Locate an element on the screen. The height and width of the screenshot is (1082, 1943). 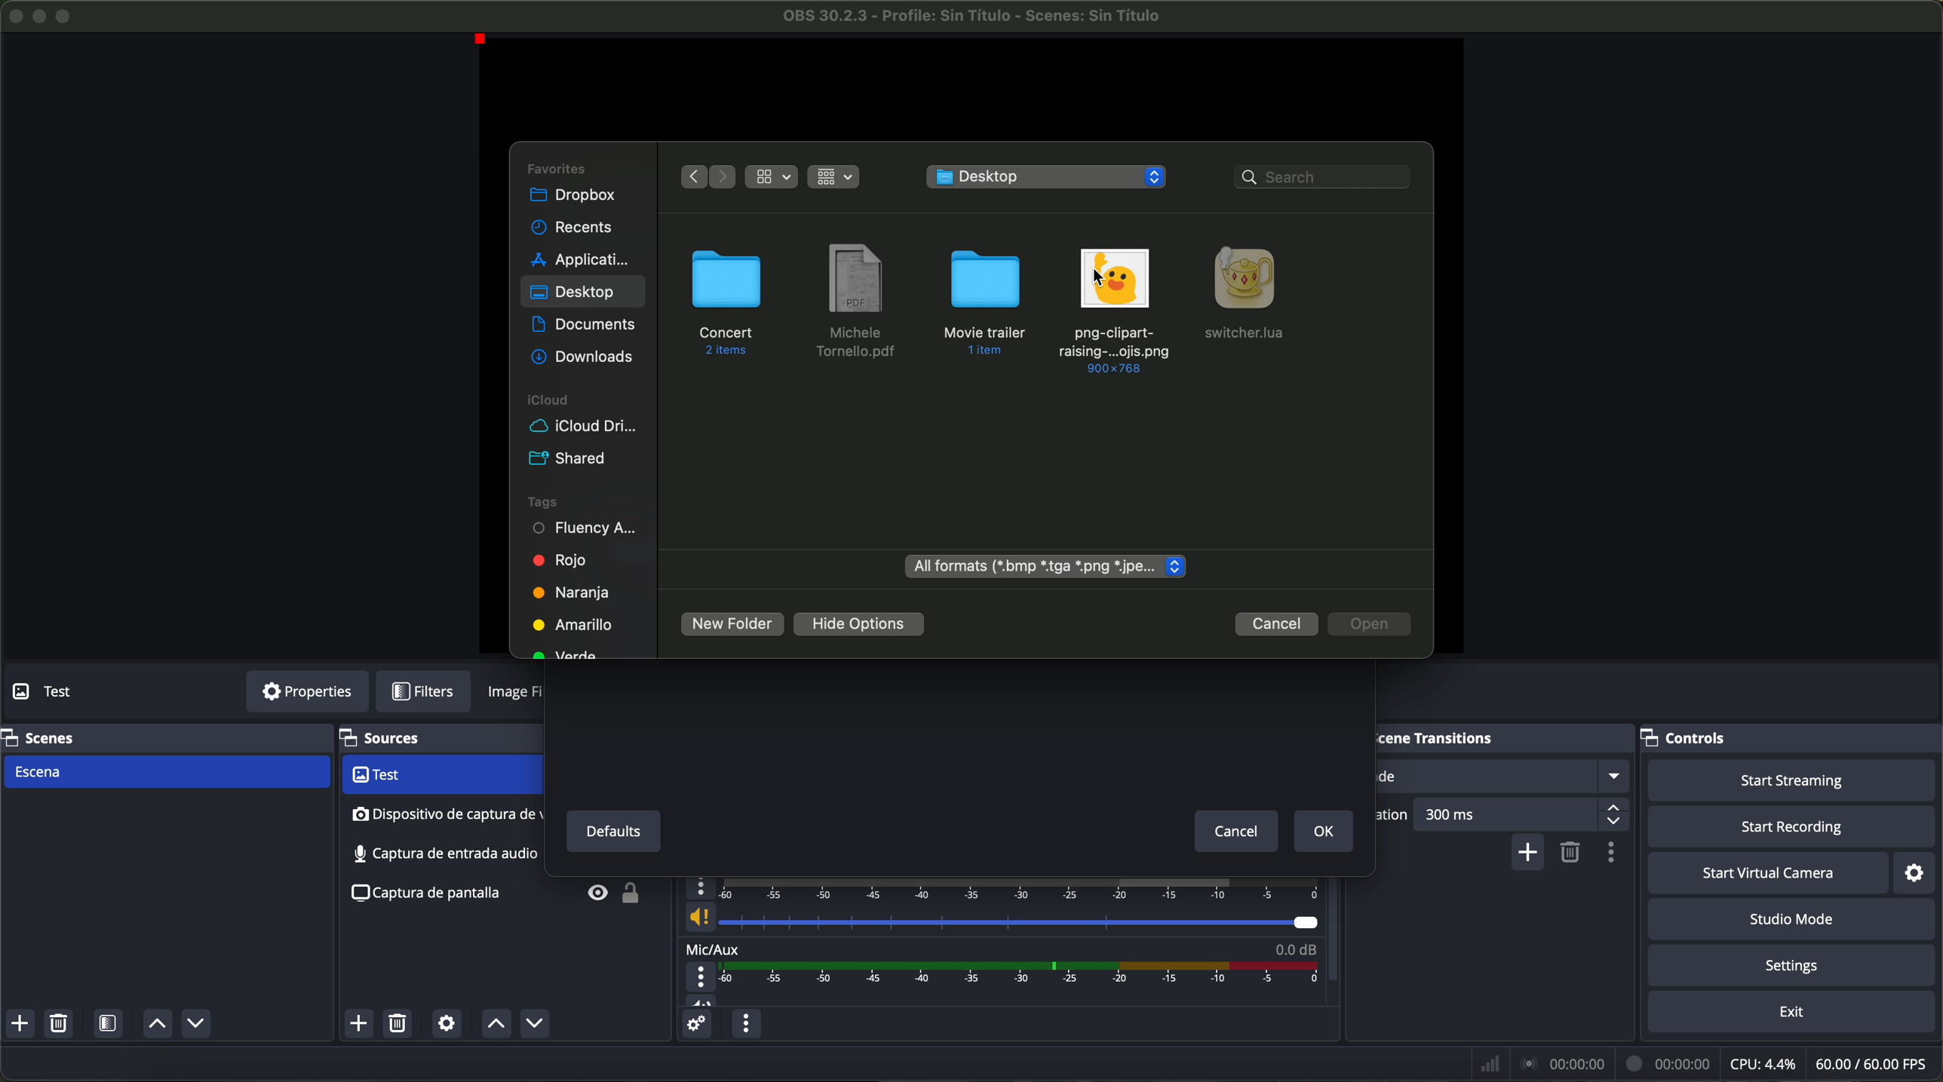
remove selected source is located at coordinates (401, 1023).